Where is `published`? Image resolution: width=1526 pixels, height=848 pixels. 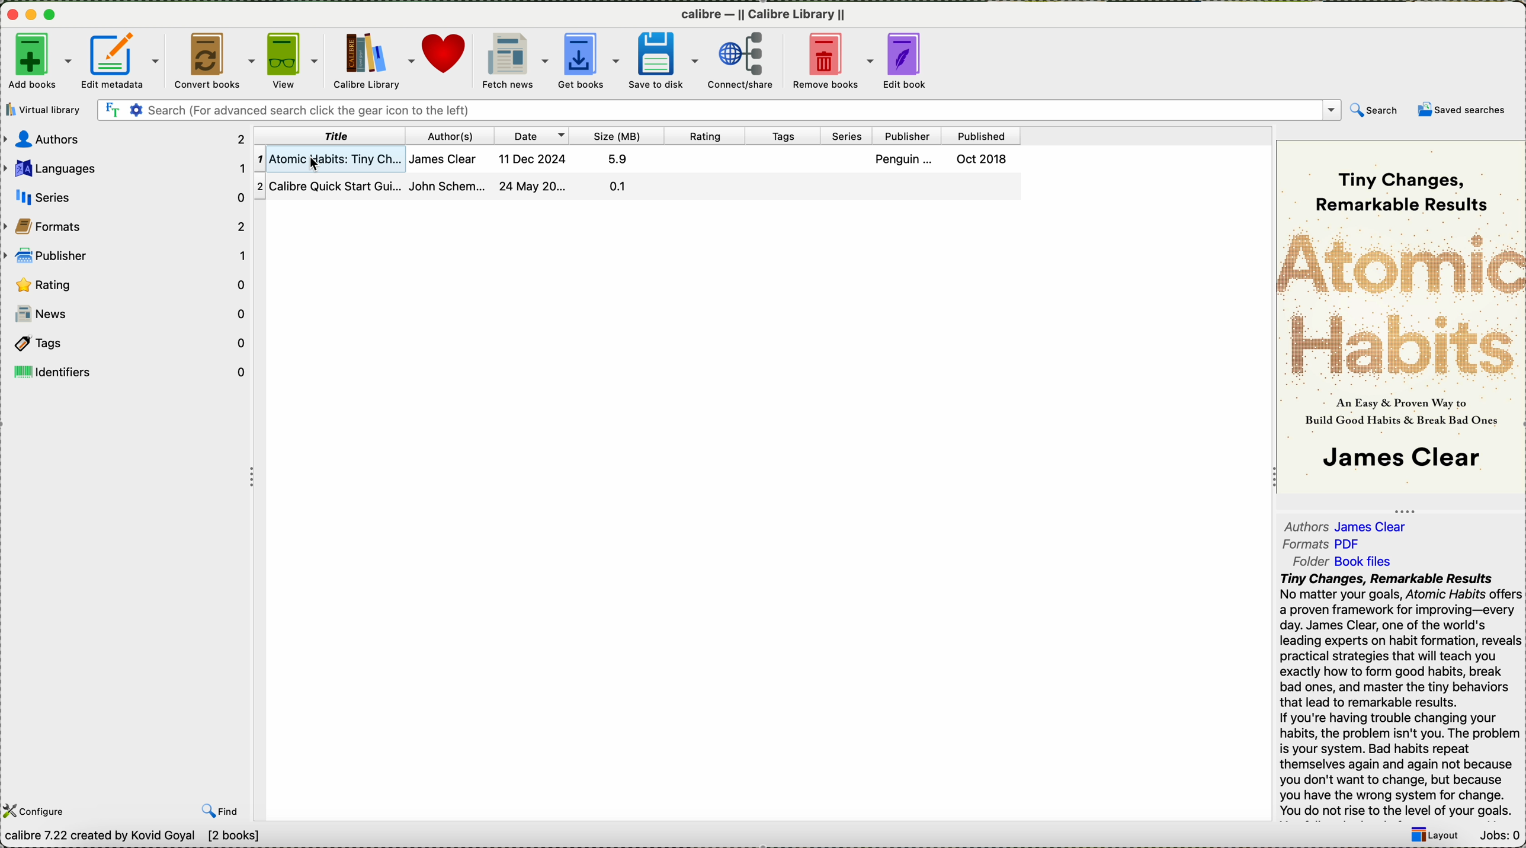 published is located at coordinates (980, 137).